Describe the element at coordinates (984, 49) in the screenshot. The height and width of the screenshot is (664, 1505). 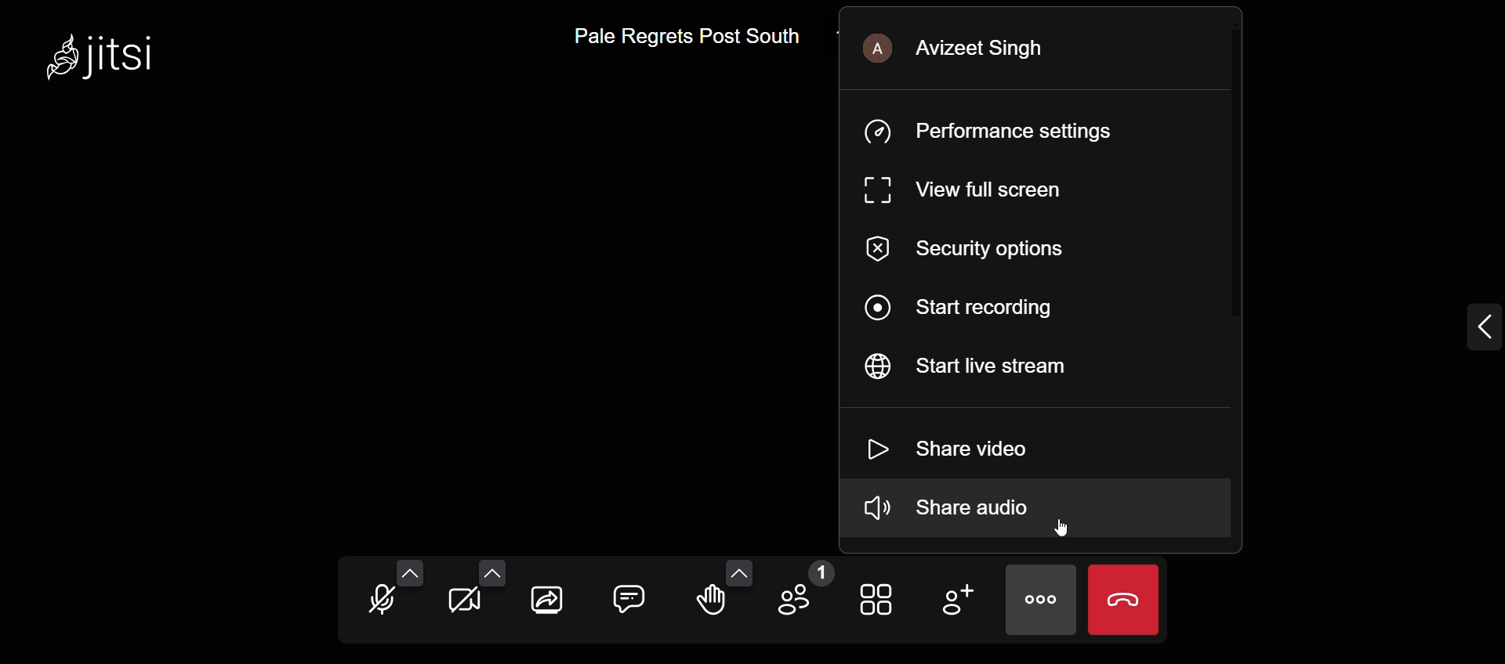
I see `Avizeet singh` at that location.